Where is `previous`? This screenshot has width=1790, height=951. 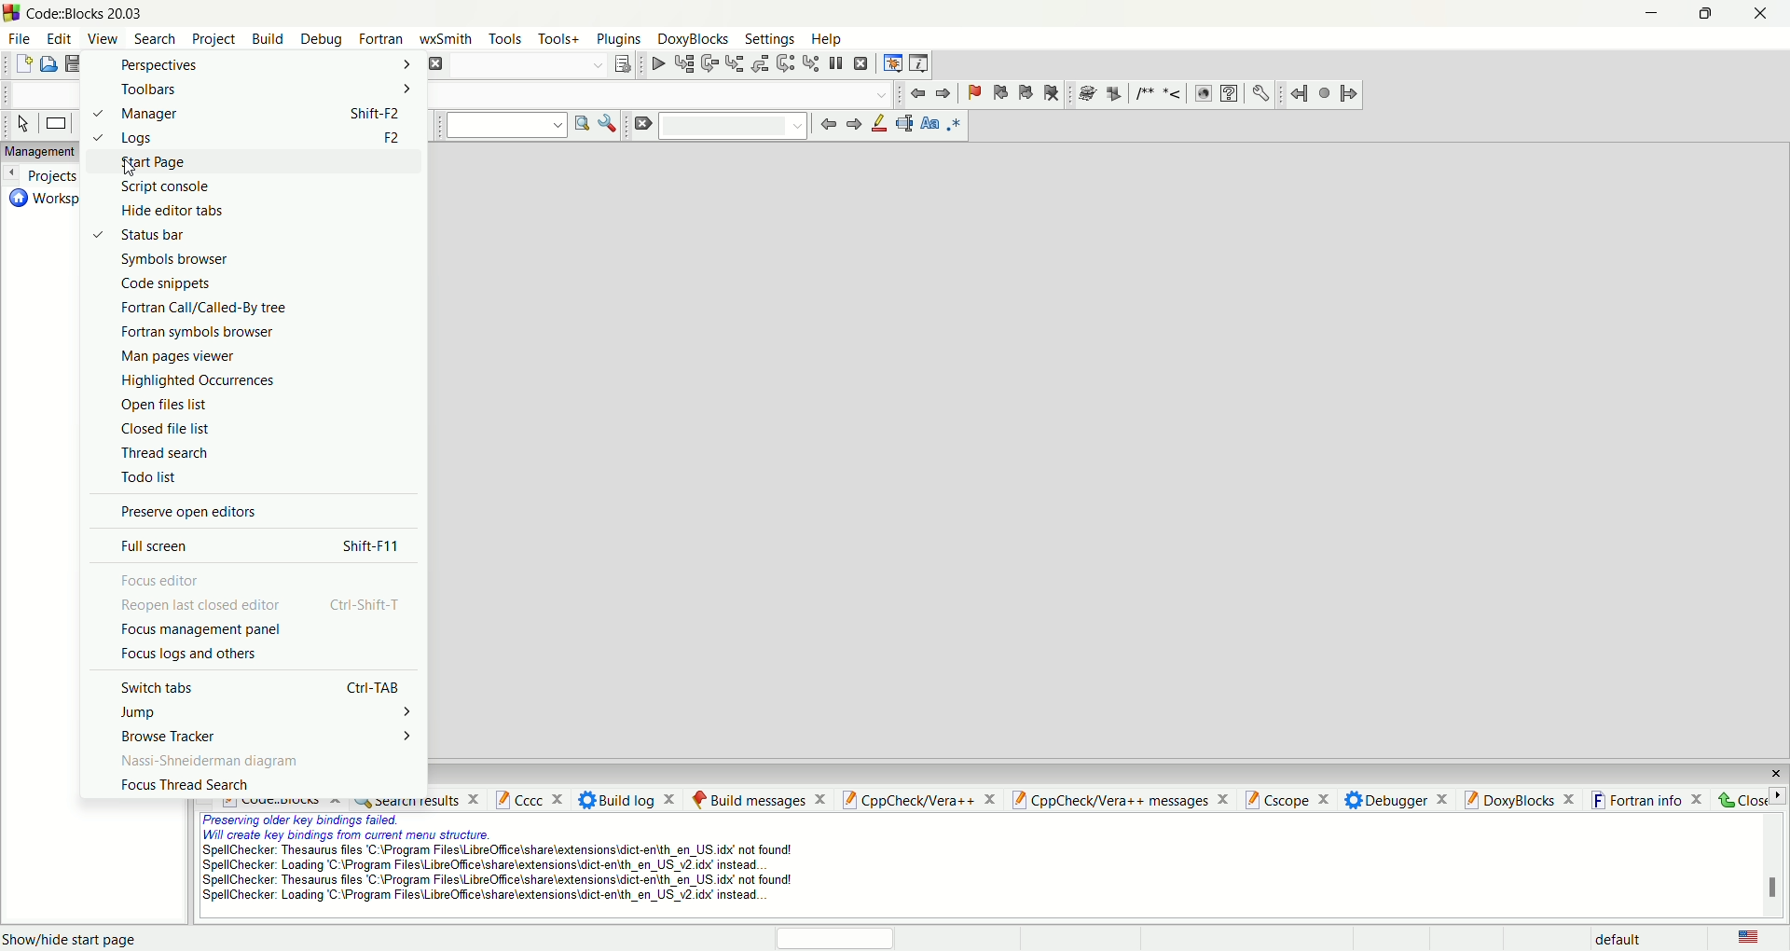
previous is located at coordinates (827, 125).